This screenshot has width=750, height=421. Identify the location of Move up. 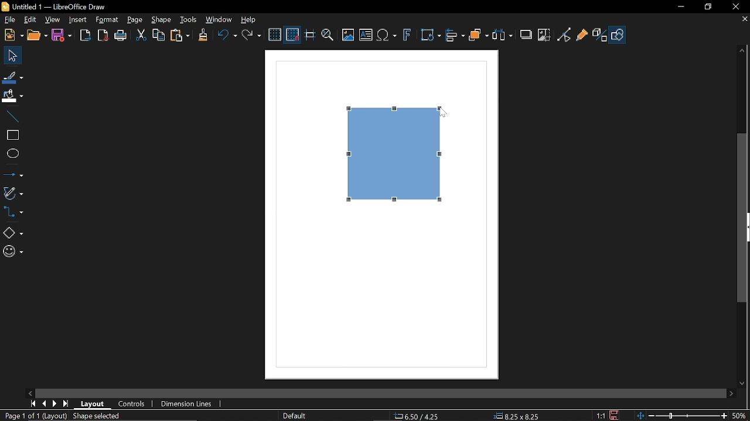
(741, 49).